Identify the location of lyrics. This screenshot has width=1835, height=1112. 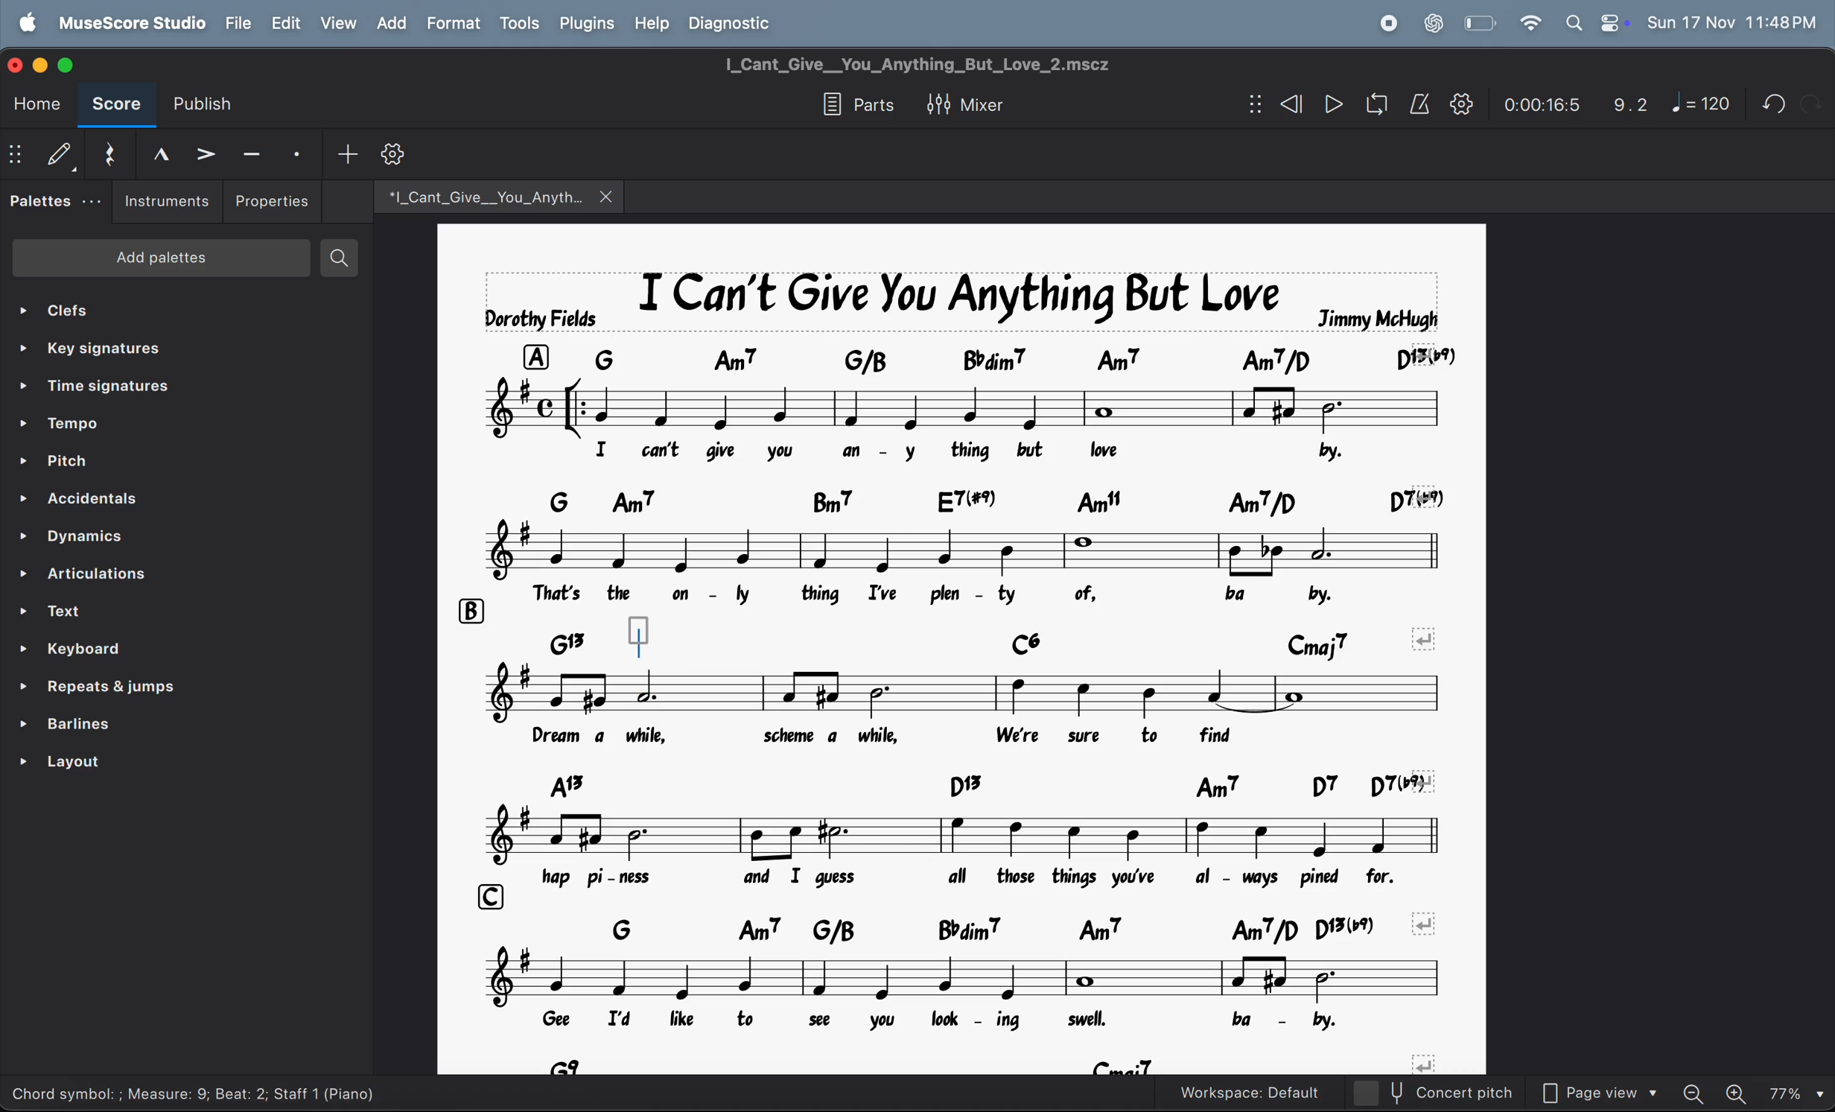
(935, 594).